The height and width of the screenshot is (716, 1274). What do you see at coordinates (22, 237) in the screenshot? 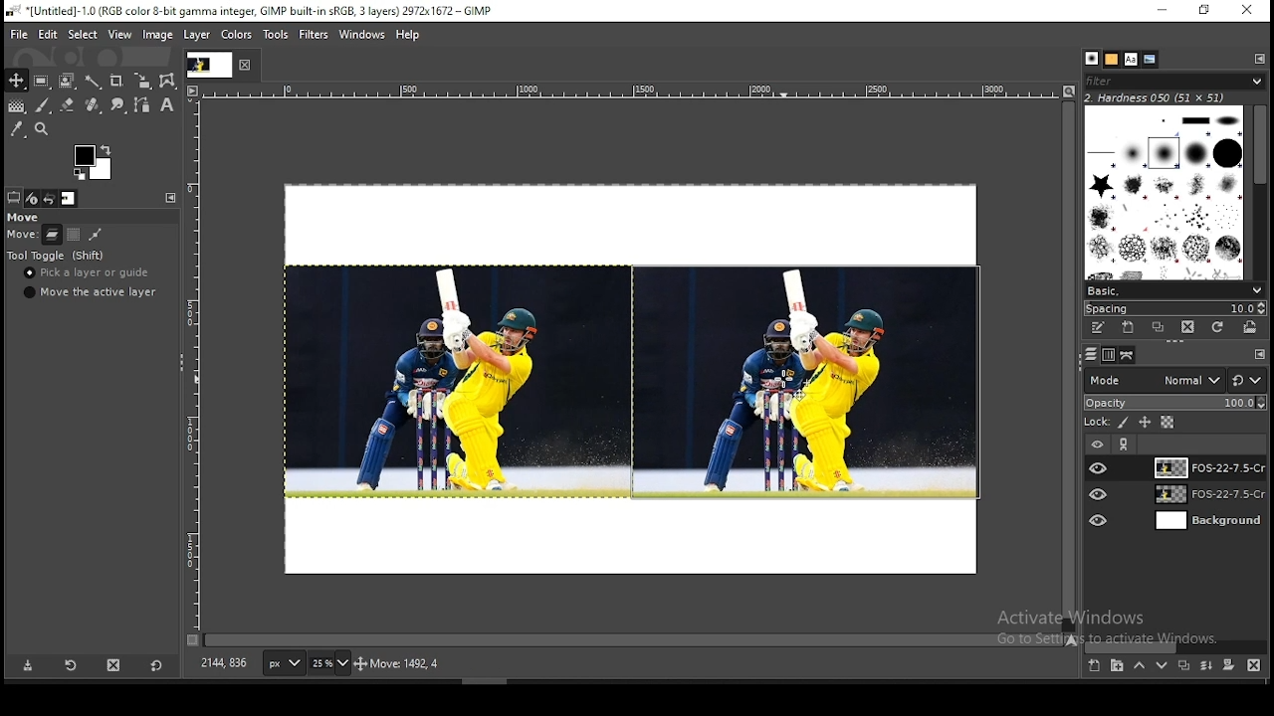
I see `move` at bounding box center [22, 237].